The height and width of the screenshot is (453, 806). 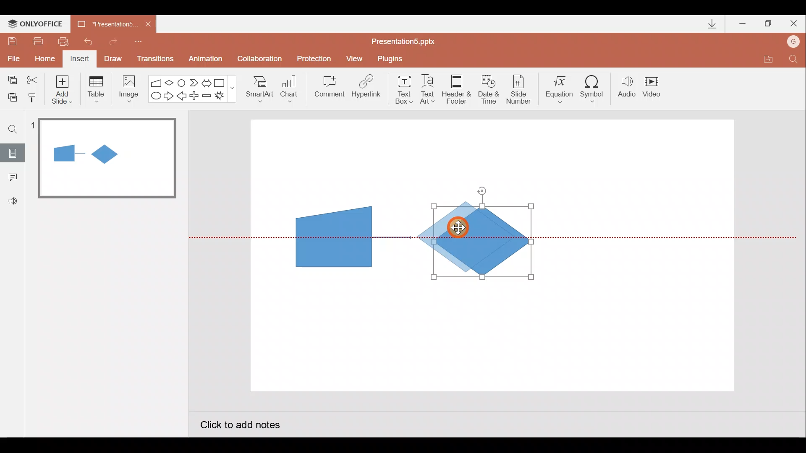 I want to click on Insert, so click(x=79, y=60).